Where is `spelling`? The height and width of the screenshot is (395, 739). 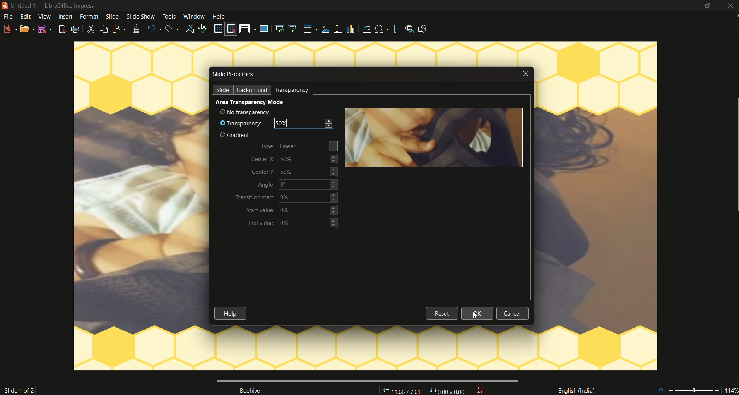
spelling is located at coordinates (204, 29).